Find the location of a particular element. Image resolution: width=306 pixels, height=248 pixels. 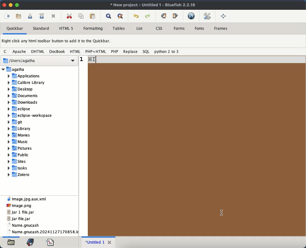

html 5 is located at coordinates (67, 29).